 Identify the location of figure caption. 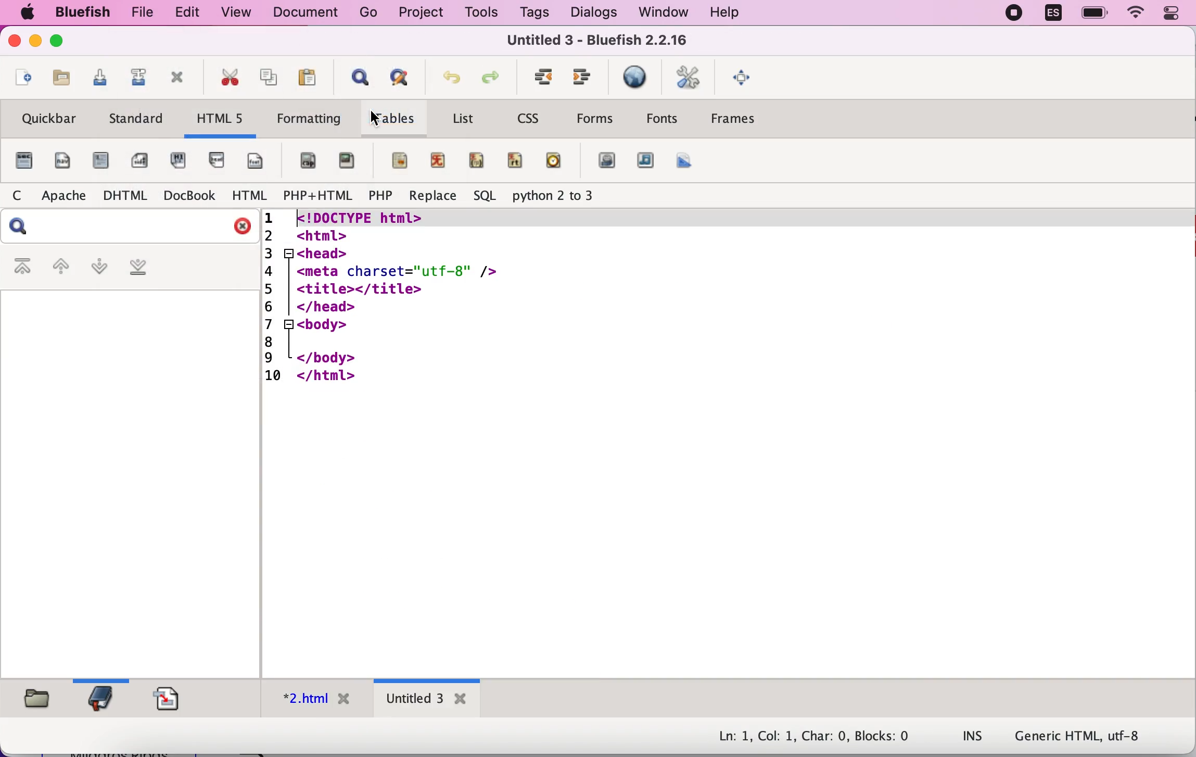
(304, 159).